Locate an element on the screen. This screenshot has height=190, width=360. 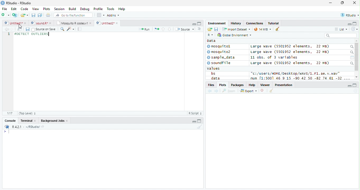
search bar is located at coordinates (340, 35).